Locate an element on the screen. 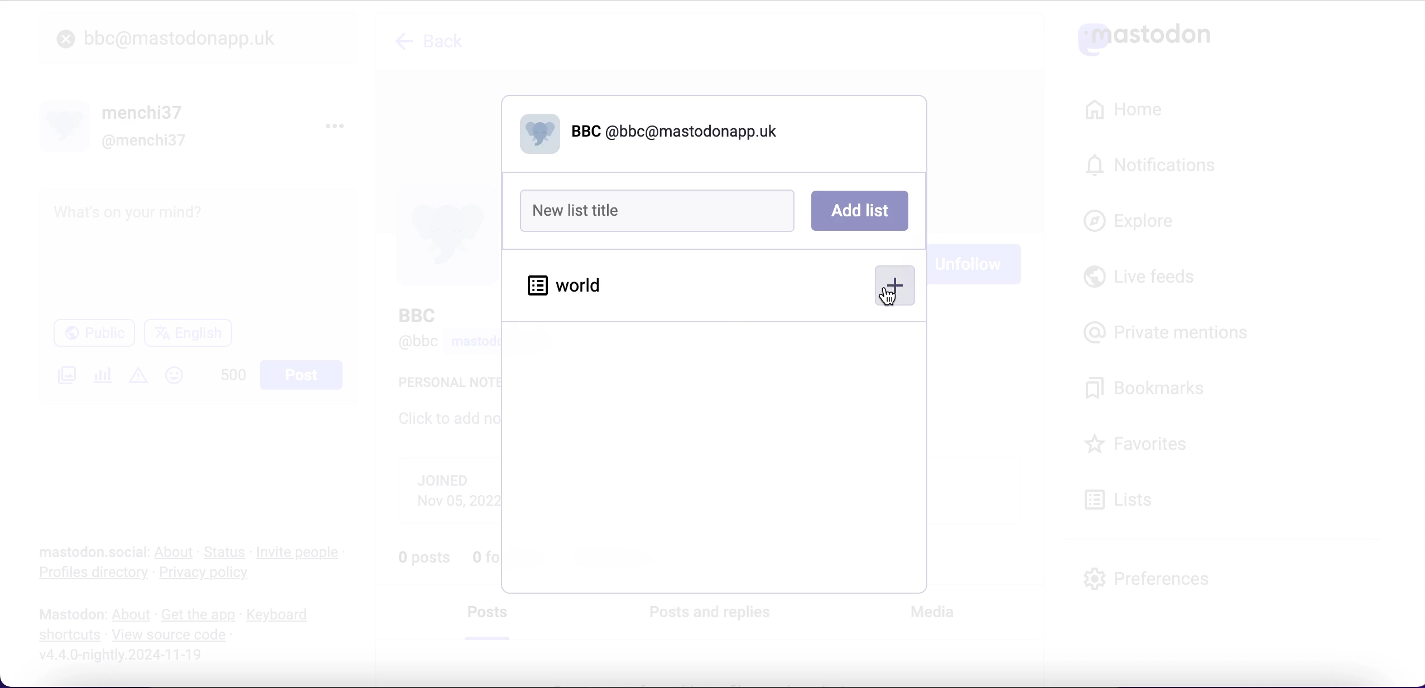 The width and height of the screenshot is (1425, 688). menu options is located at coordinates (339, 125).